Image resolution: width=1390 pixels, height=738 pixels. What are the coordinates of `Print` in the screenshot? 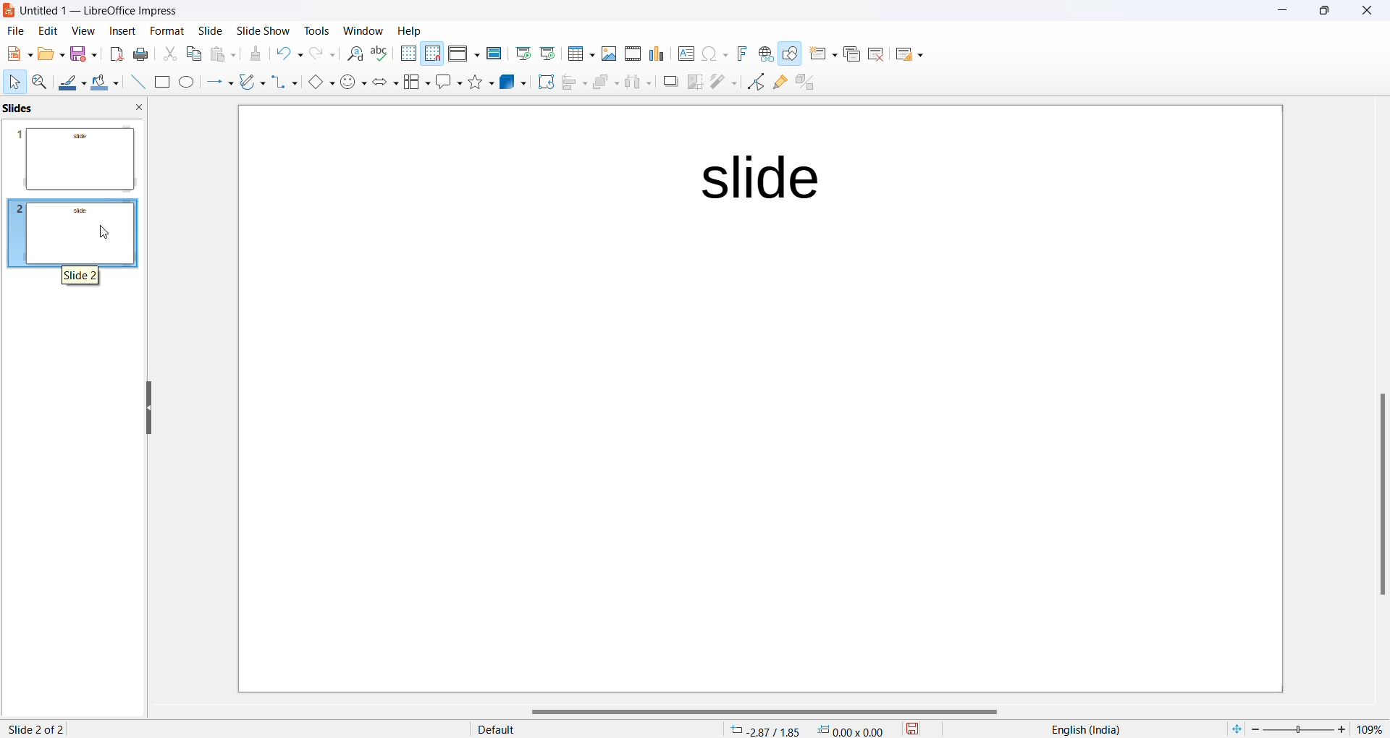 It's located at (143, 54).